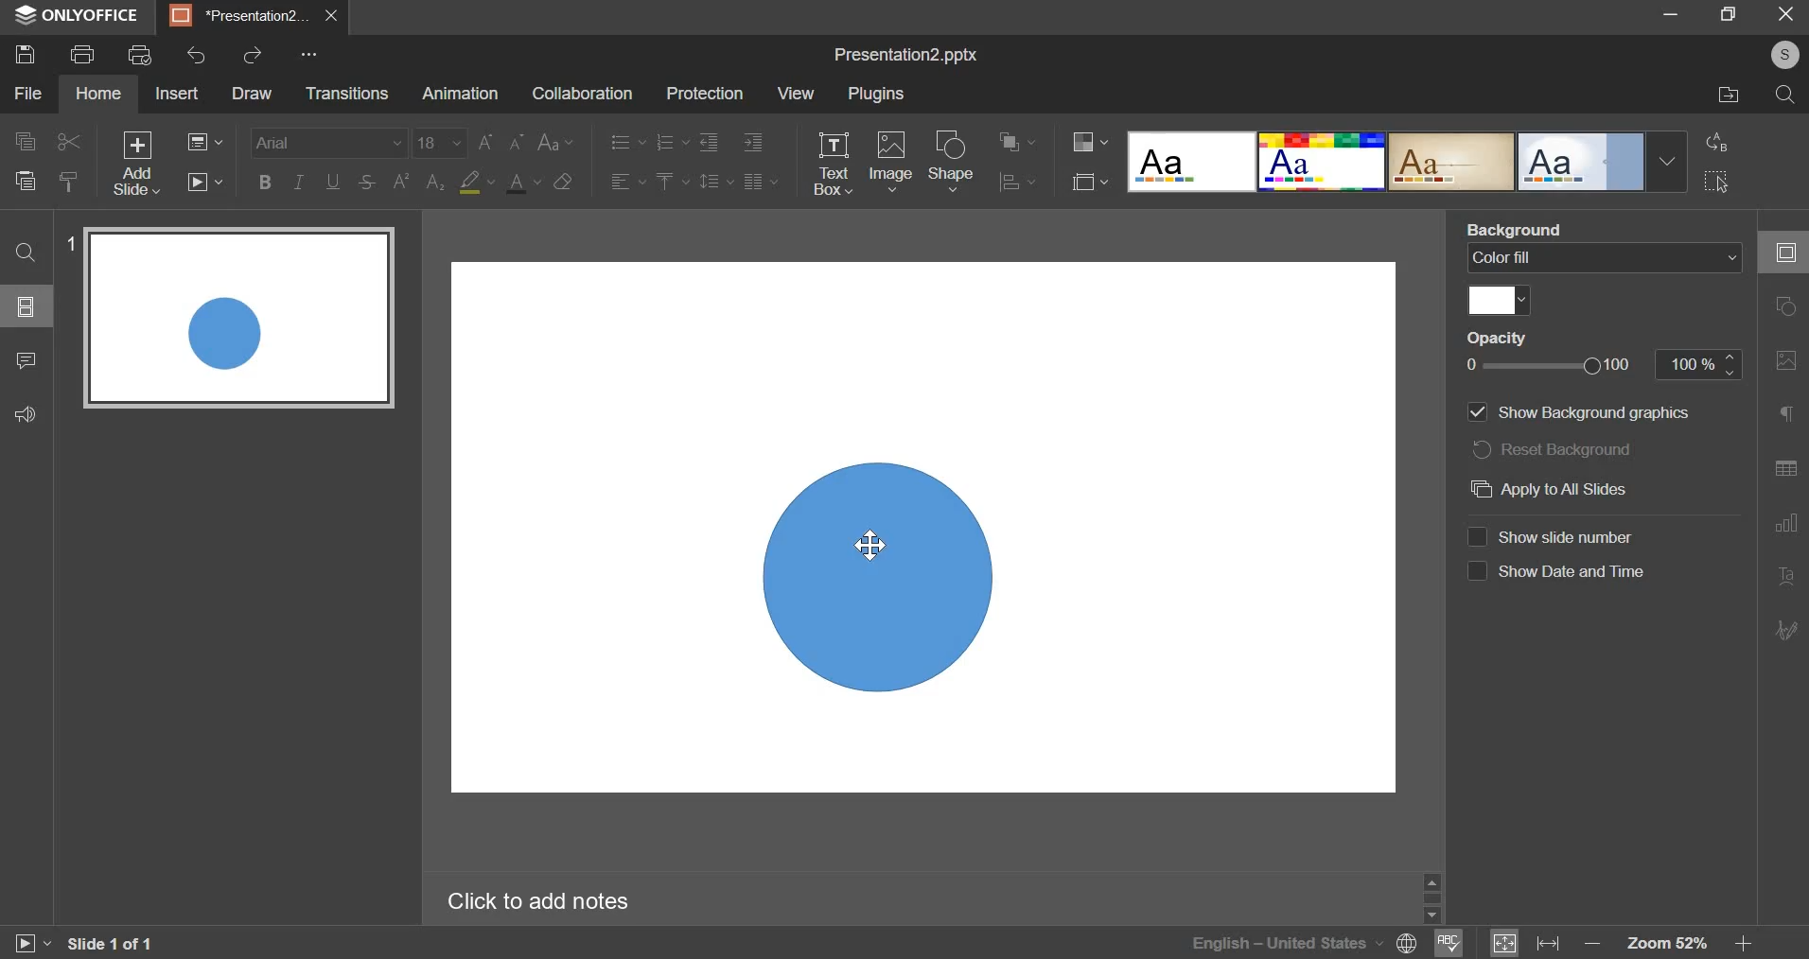 This screenshot has width=1809, height=959. I want to click on search, so click(1787, 95).